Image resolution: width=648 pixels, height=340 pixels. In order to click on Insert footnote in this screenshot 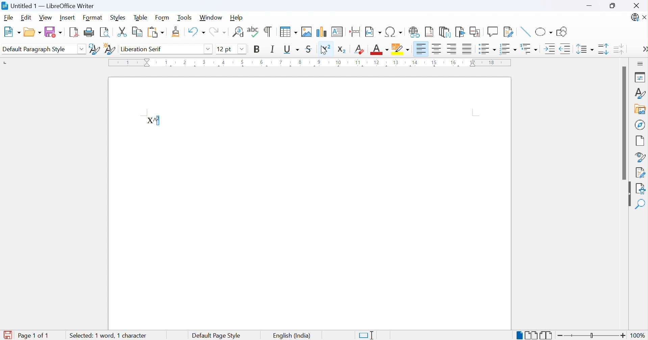, I will do `click(429, 32)`.